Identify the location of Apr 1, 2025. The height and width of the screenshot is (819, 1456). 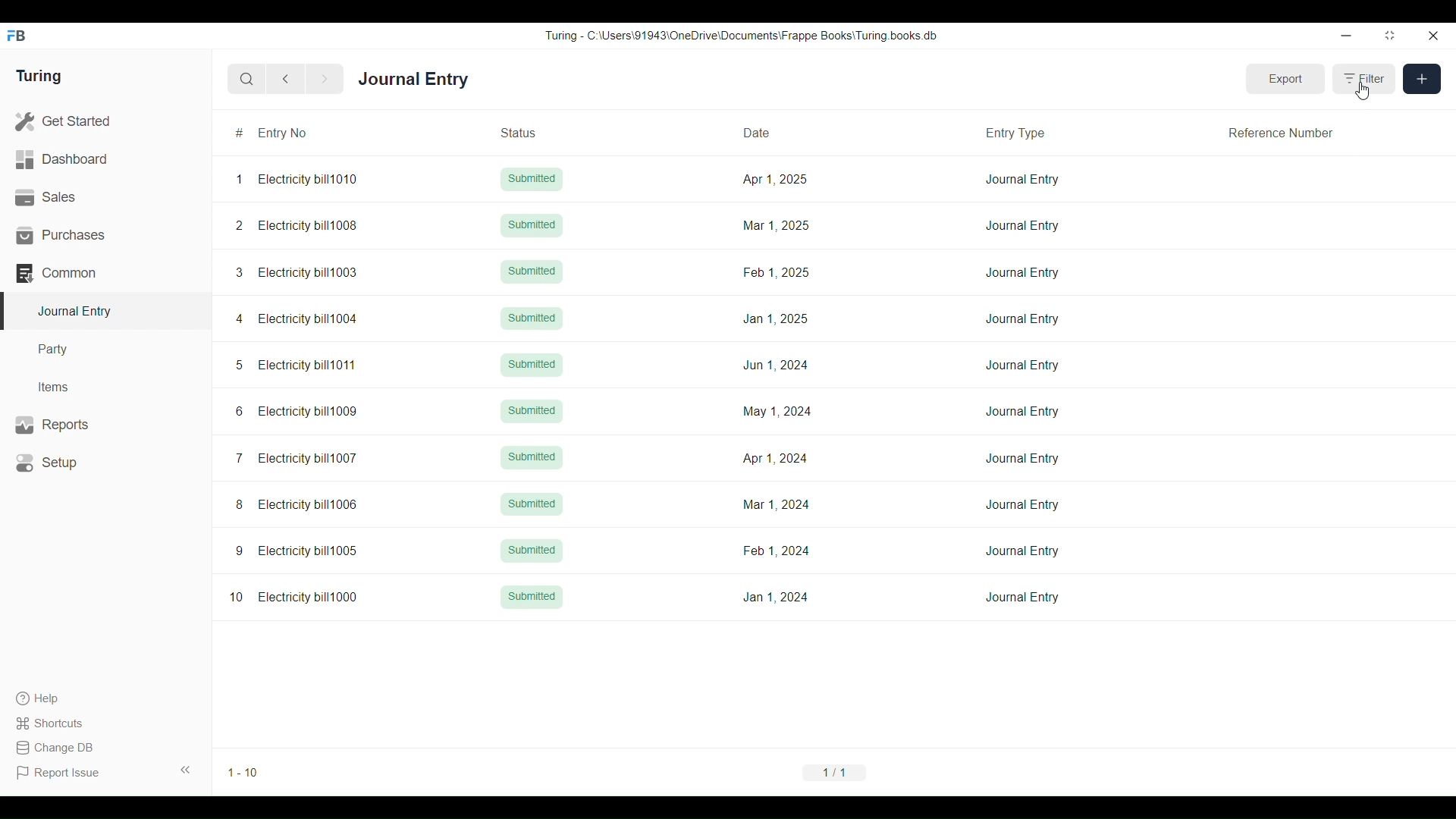
(774, 178).